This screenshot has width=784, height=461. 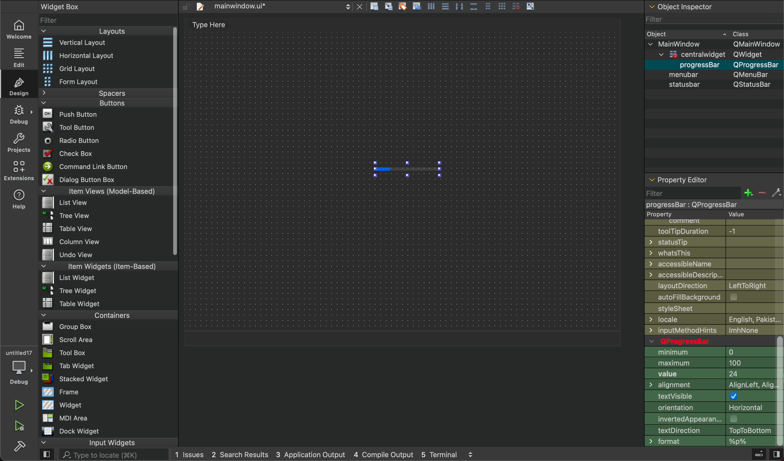 I want to click on layoutDirection, so click(x=714, y=285).